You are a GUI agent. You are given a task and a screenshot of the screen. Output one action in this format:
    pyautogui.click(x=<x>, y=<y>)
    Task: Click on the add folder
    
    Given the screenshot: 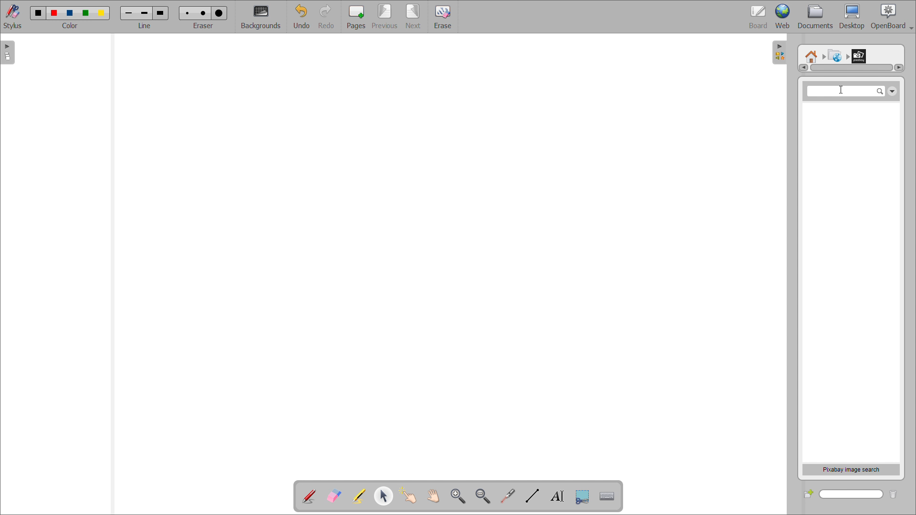 What is the action you would take?
    pyautogui.click(x=808, y=494)
    